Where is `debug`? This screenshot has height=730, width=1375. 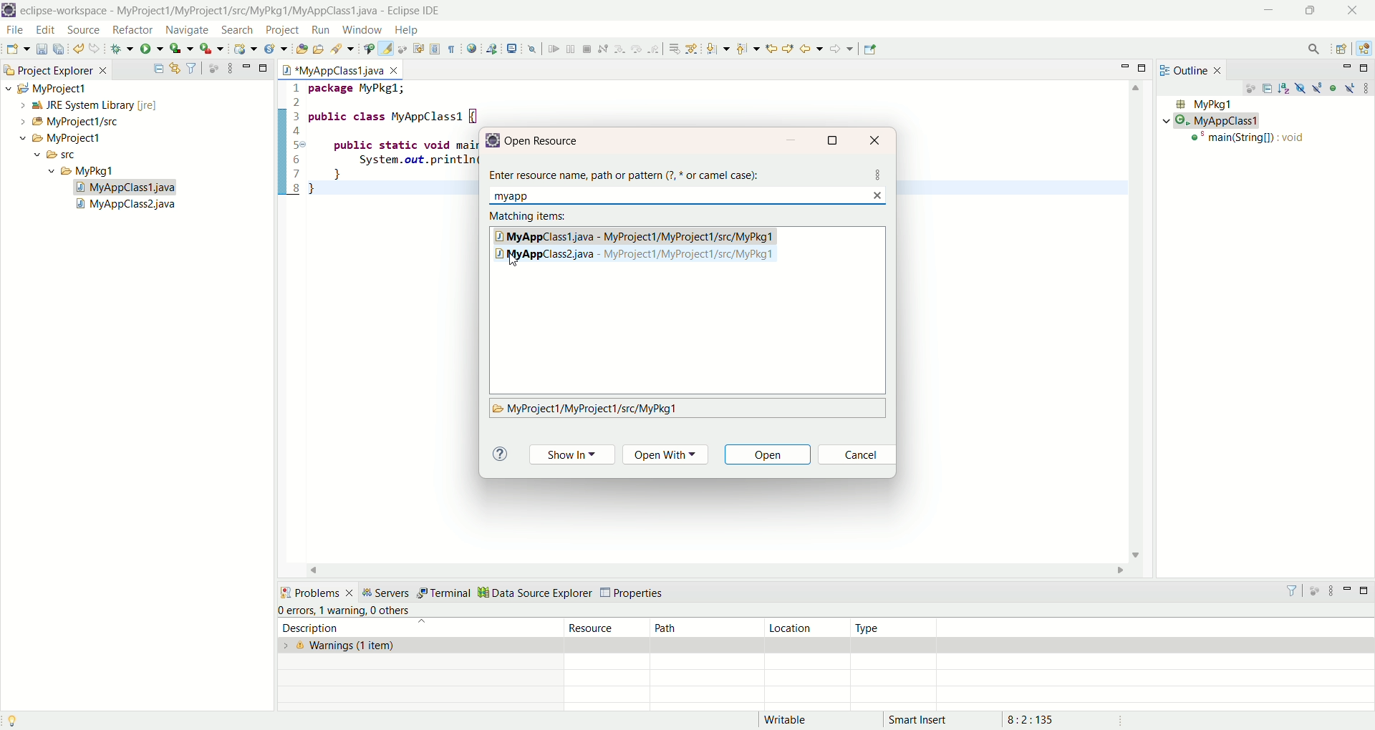 debug is located at coordinates (122, 51).